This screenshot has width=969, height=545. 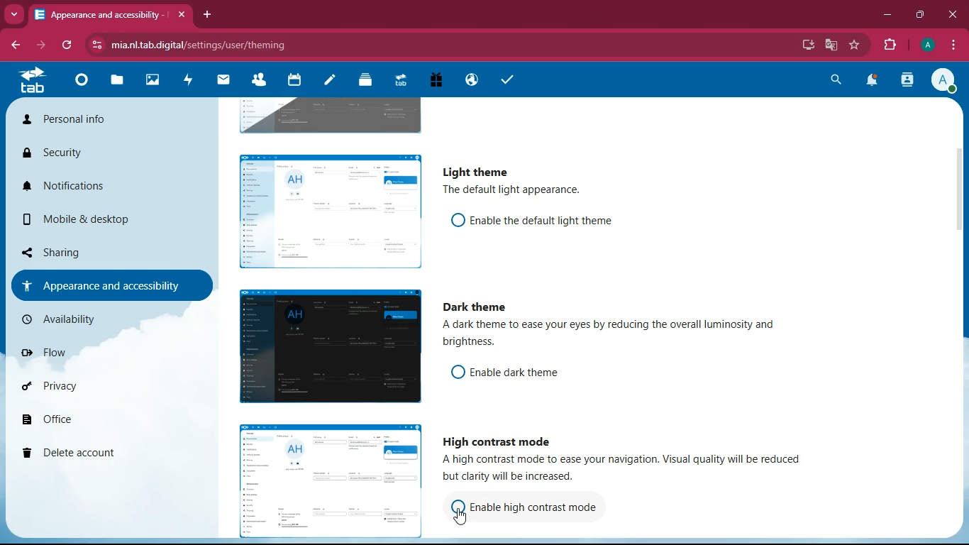 What do you see at coordinates (889, 17) in the screenshot?
I see `minimize` at bounding box center [889, 17].